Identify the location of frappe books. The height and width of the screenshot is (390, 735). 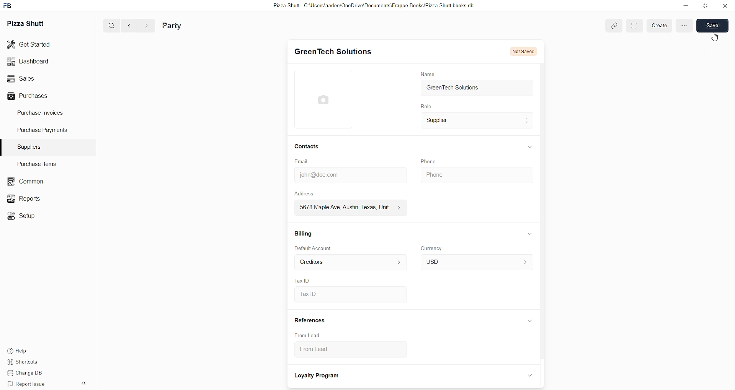
(10, 6).